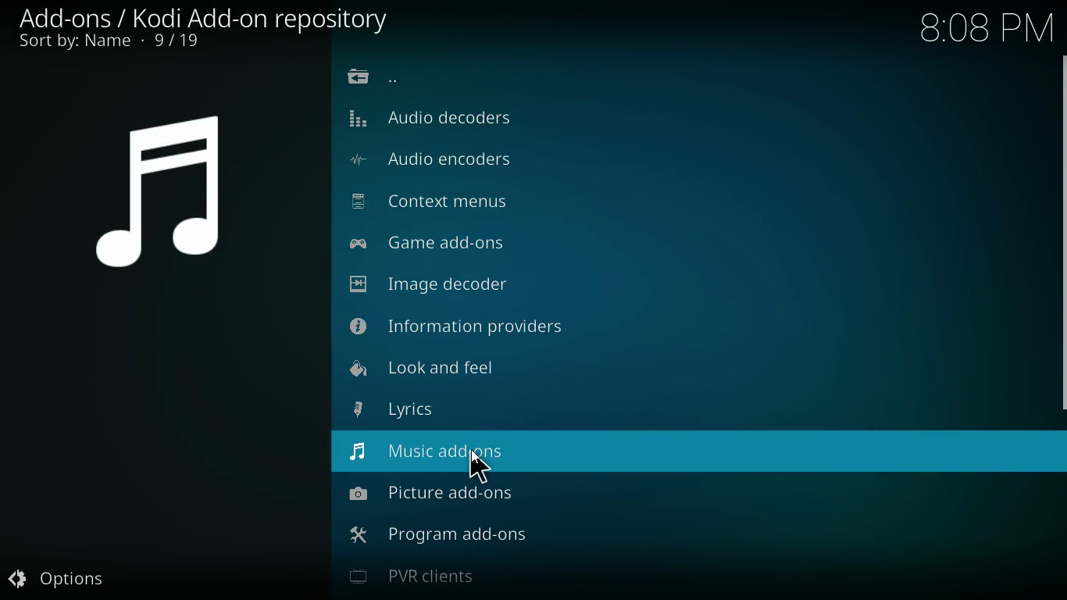 The height and width of the screenshot is (600, 1067). I want to click on PVR clients, so click(416, 575).